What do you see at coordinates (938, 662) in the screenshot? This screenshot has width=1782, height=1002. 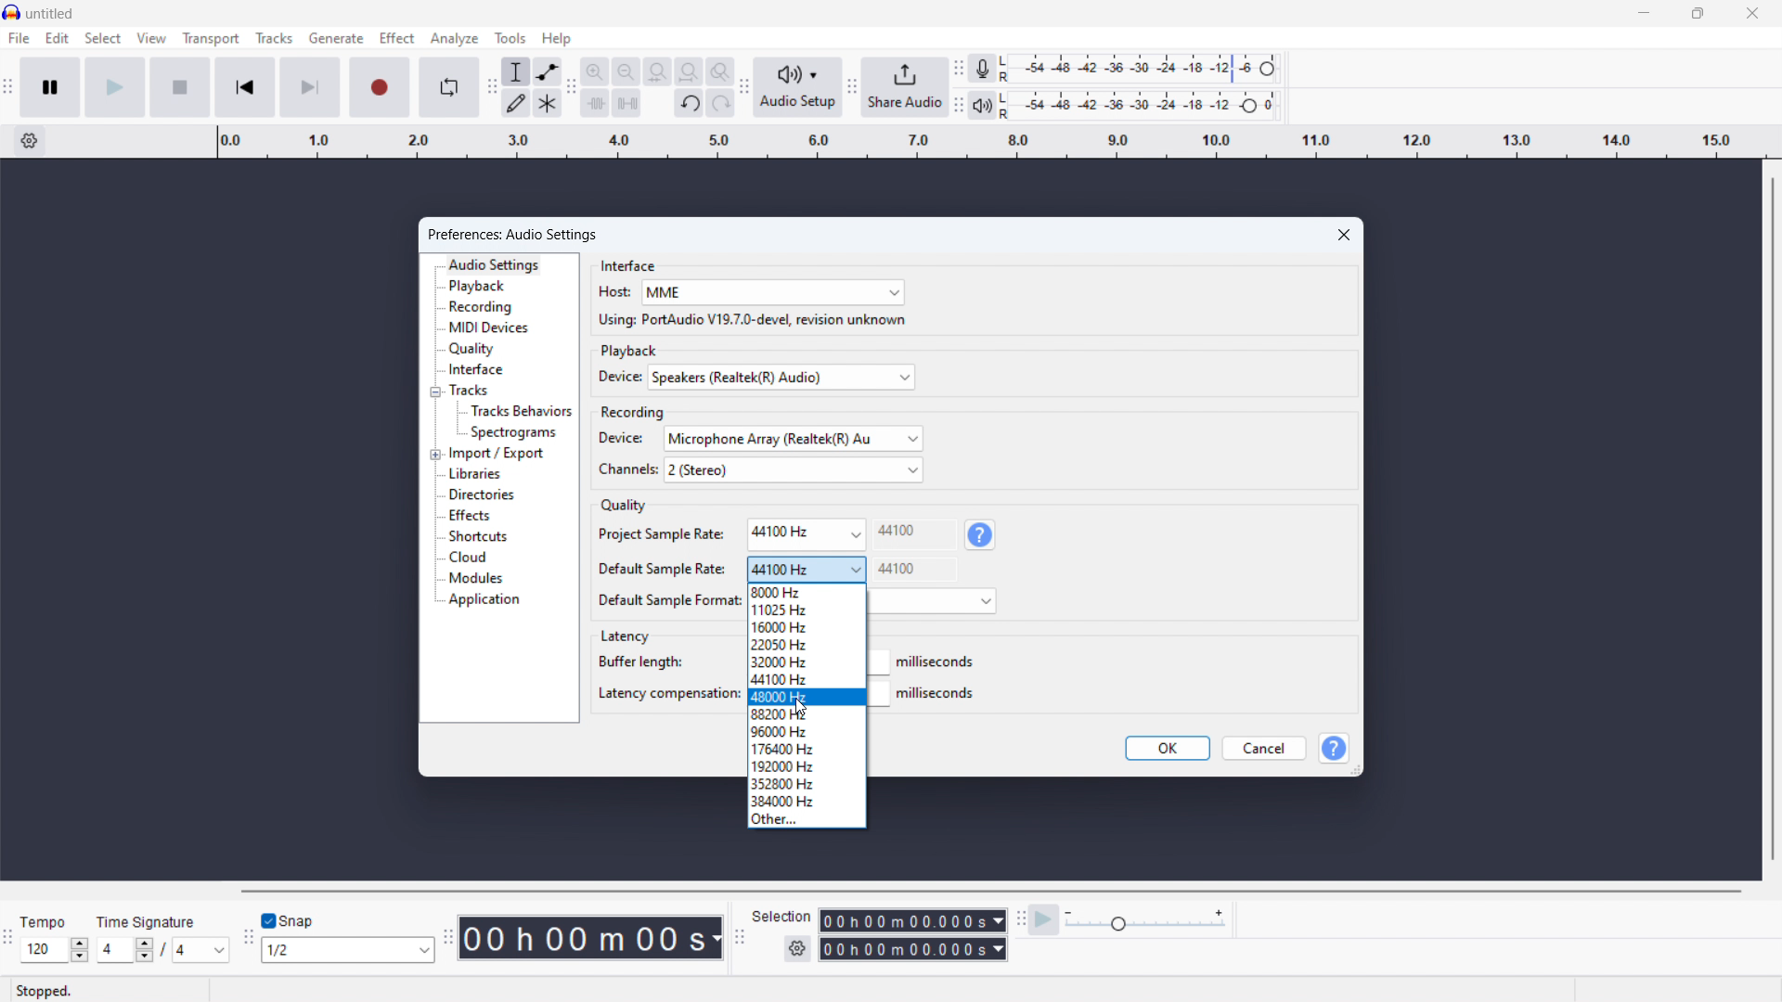 I see `milliseconds` at bounding box center [938, 662].